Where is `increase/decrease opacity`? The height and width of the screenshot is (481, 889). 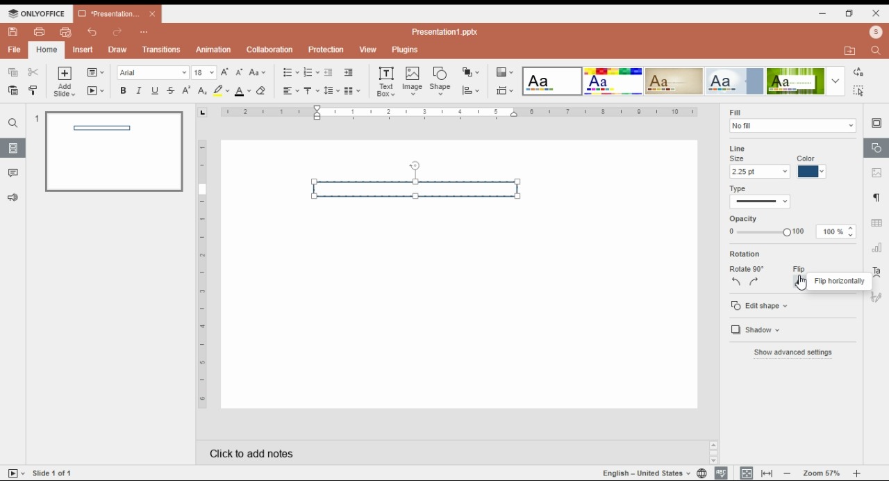 increase/decrease opacity is located at coordinates (851, 231).